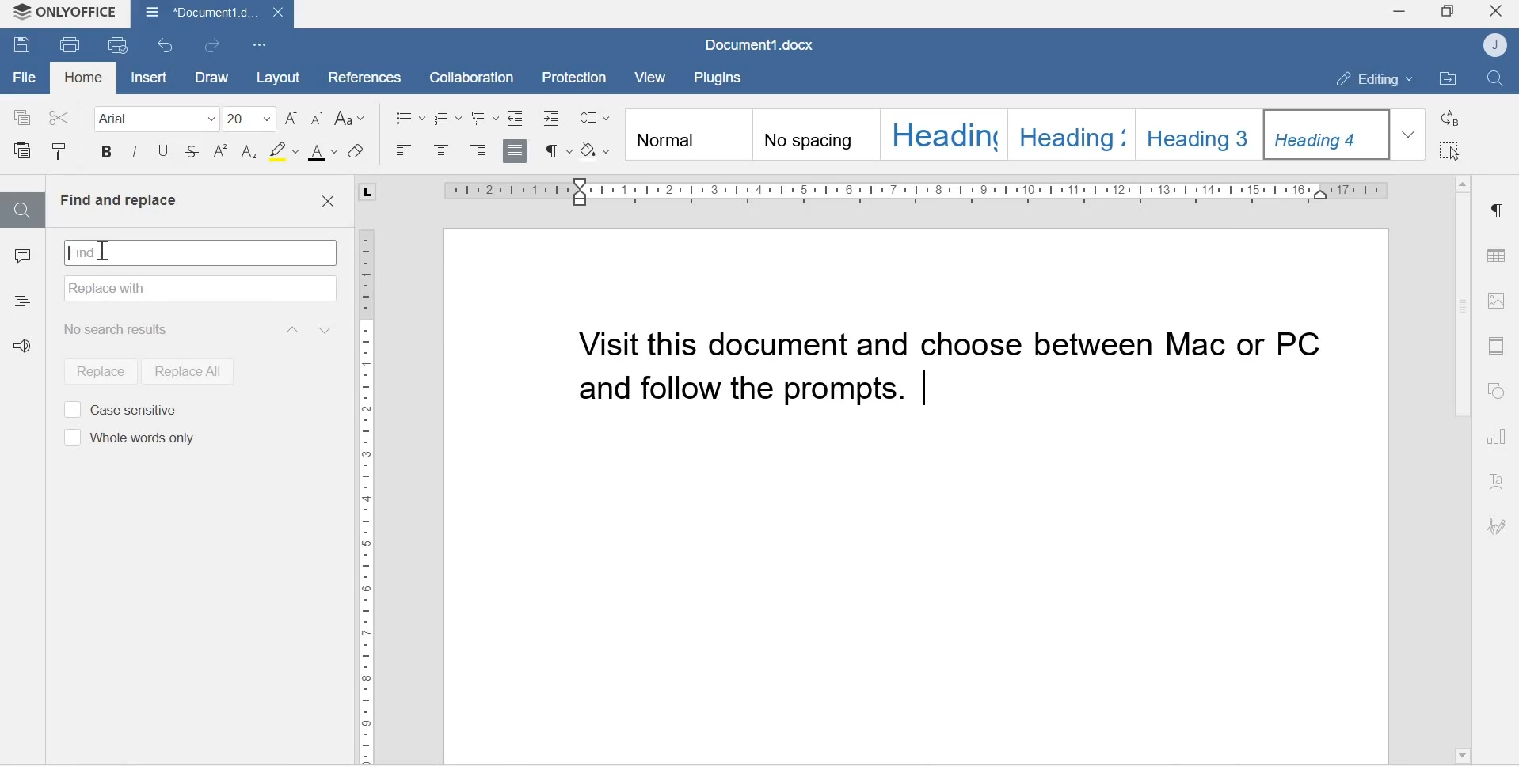  I want to click on Scale, so click(927, 193).